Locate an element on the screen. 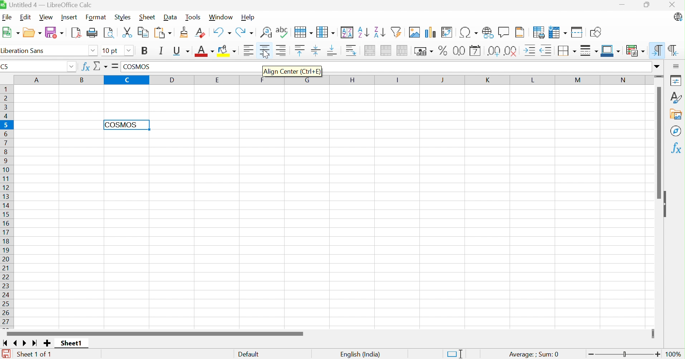 This screenshot has height=359, width=685. Sheet 1 is located at coordinates (72, 343).